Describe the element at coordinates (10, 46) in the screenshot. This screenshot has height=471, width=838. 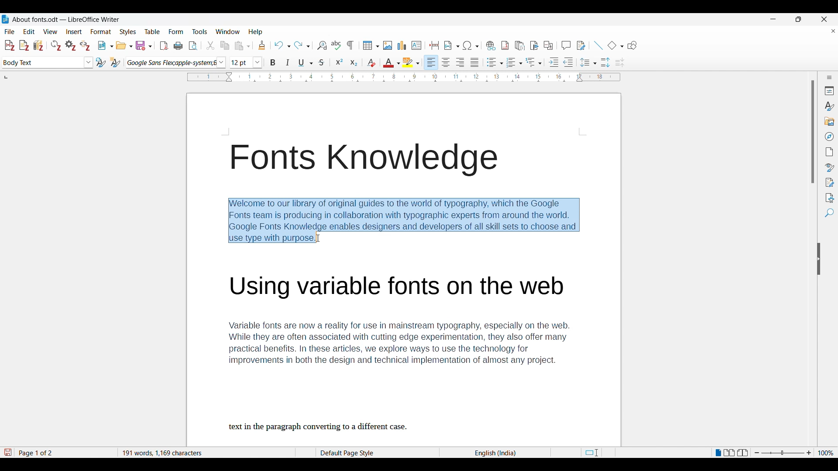
I see `Add\Edit citation` at that location.